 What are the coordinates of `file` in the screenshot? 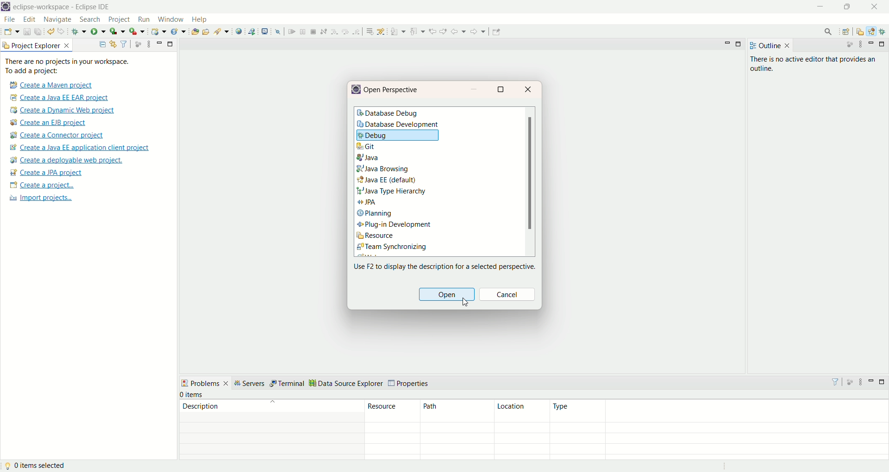 It's located at (10, 19).